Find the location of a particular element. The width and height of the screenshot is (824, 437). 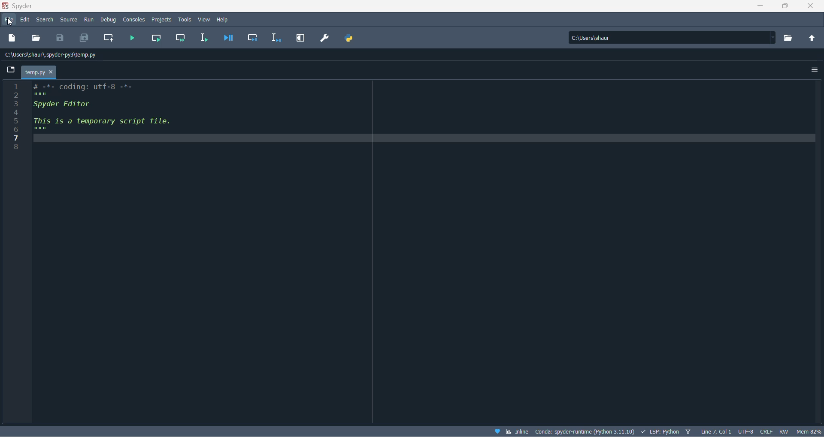

run current cell is located at coordinates (157, 38).